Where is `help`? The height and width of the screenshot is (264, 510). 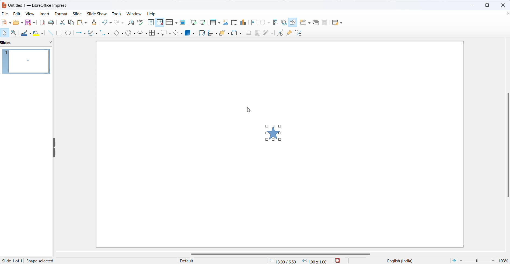
help is located at coordinates (153, 14).